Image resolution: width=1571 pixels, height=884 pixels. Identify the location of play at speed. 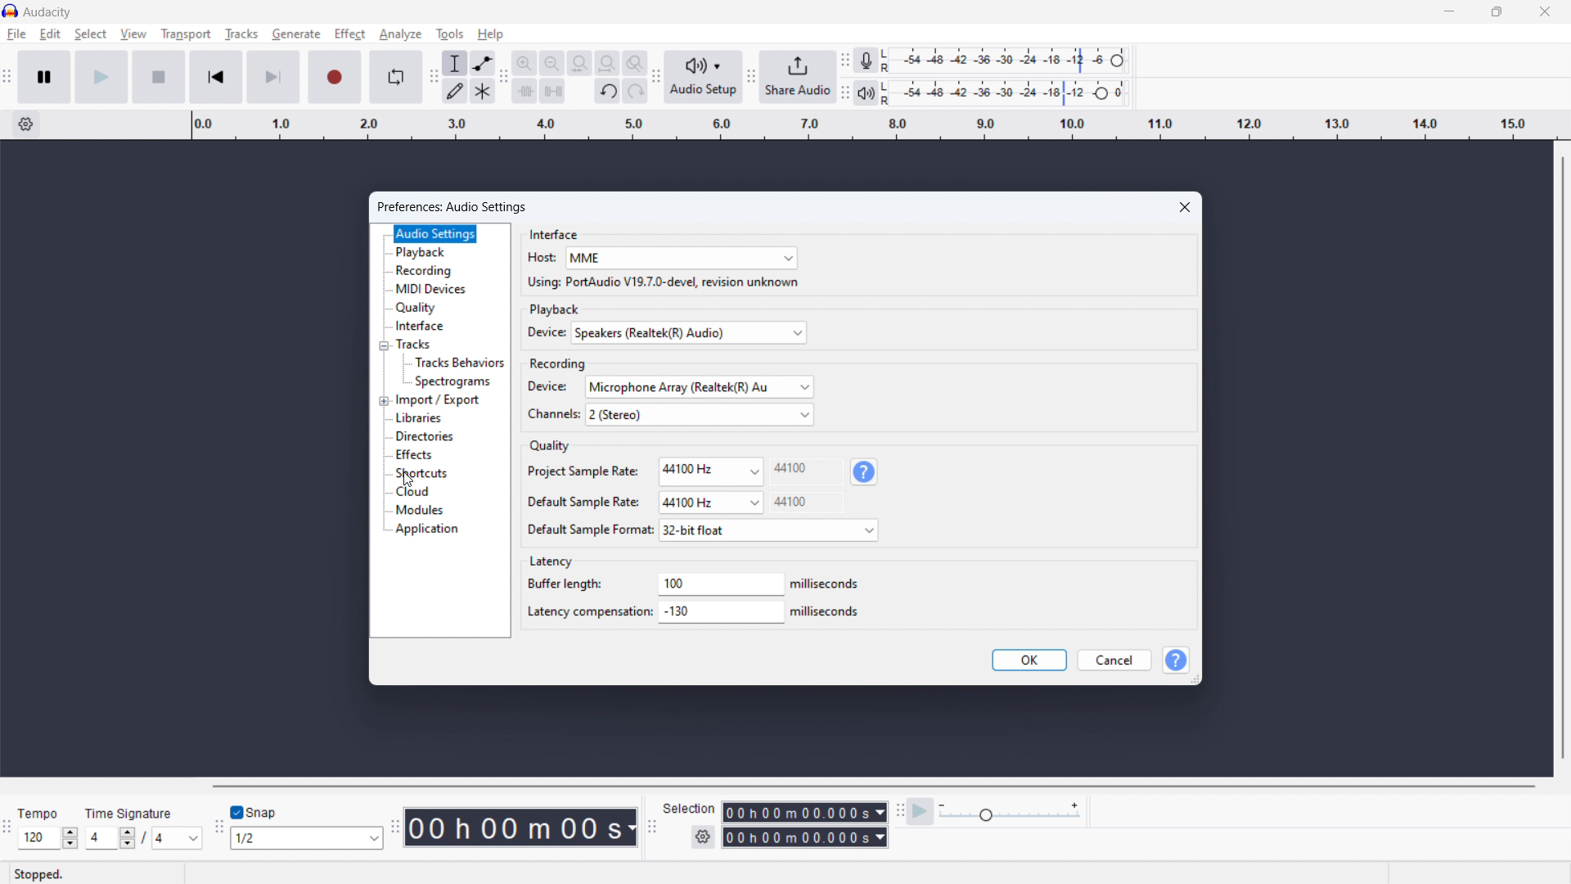
(921, 812).